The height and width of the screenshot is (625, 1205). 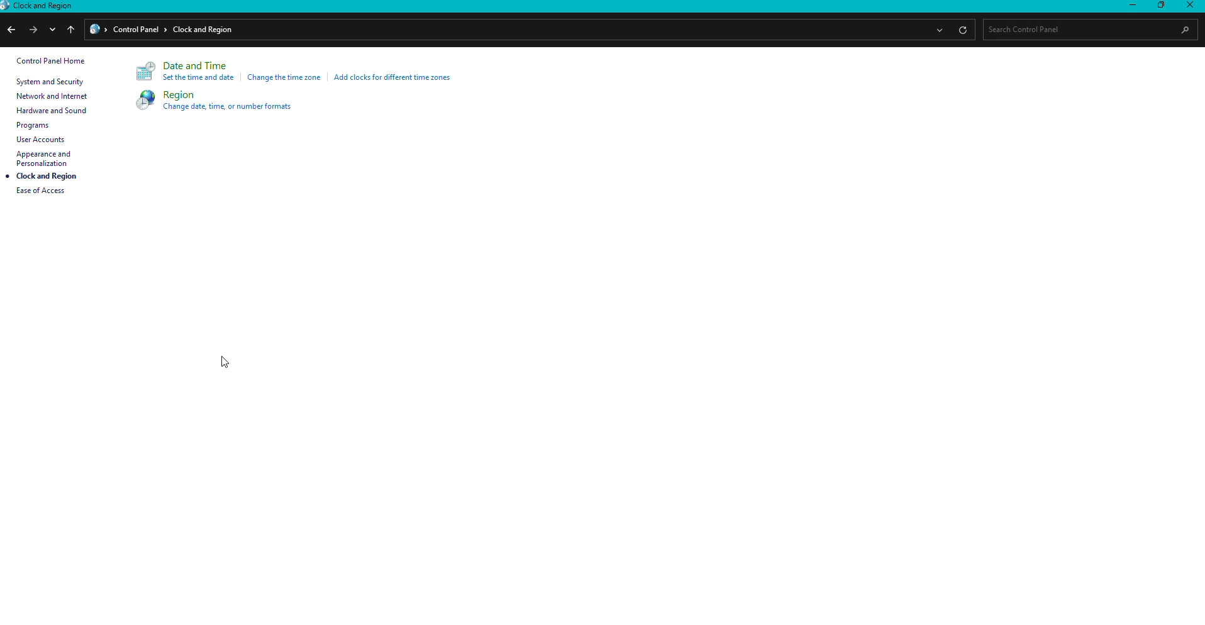 I want to click on Programs, so click(x=34, y=126).